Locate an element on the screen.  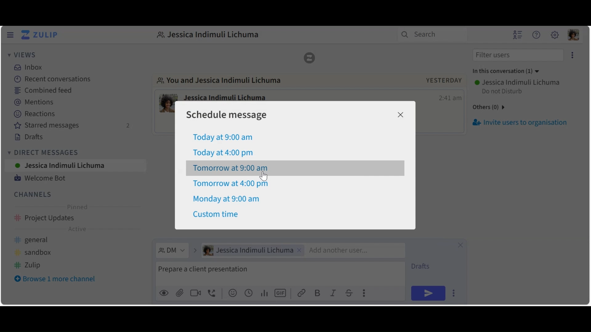
link is located at coordinates (302, 293).